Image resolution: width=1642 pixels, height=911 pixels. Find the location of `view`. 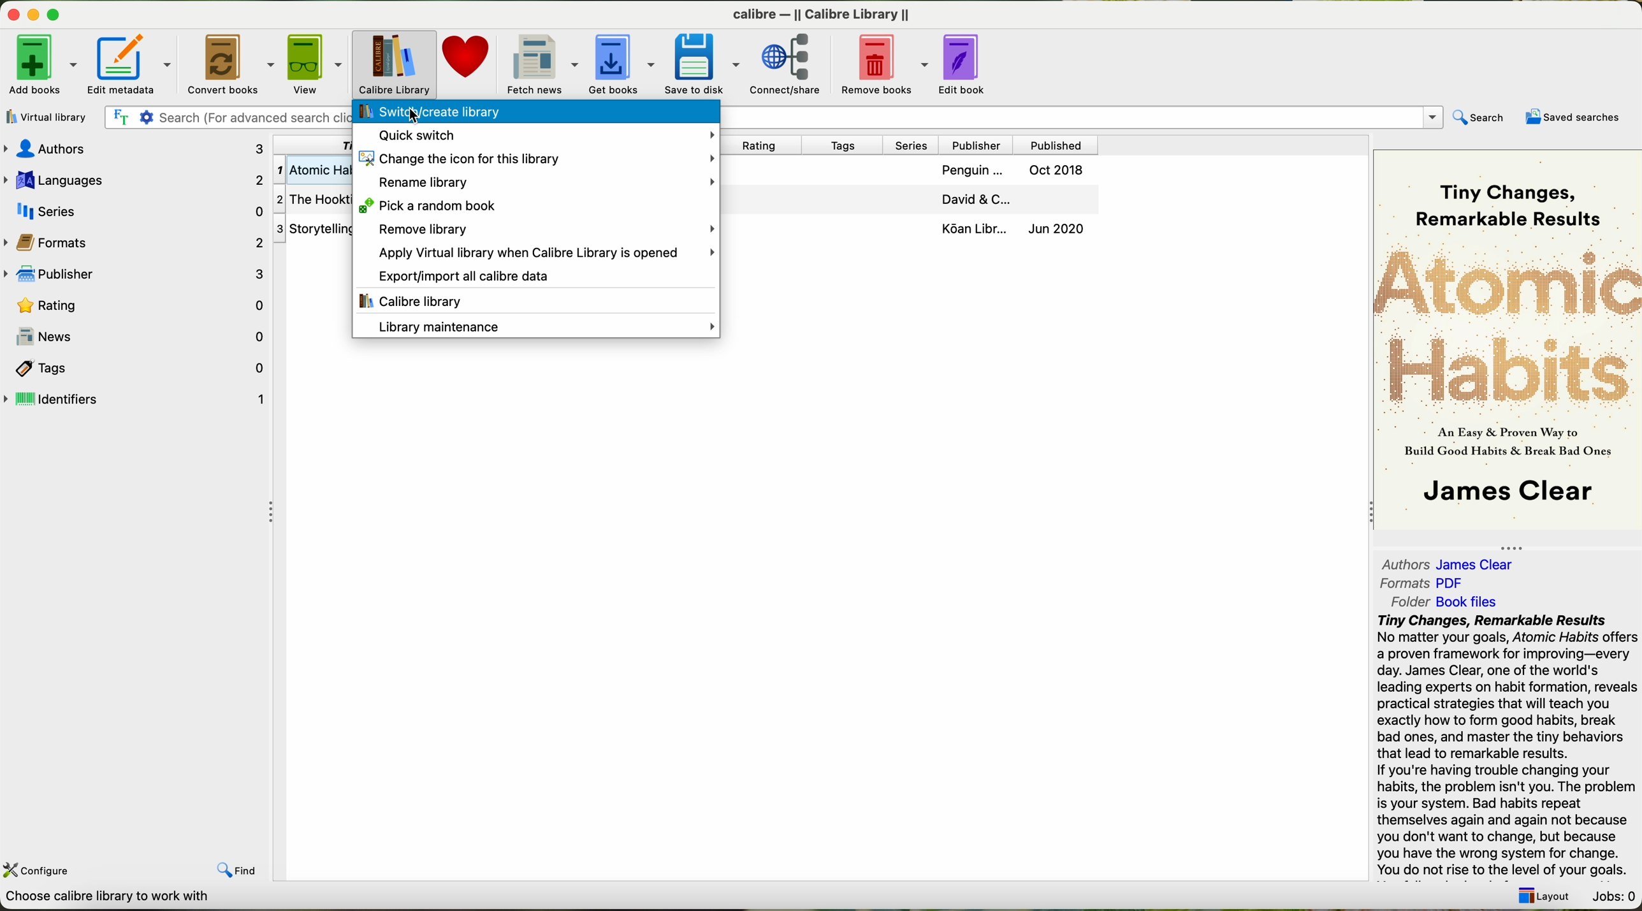

view is located at coordinates (317, 63).